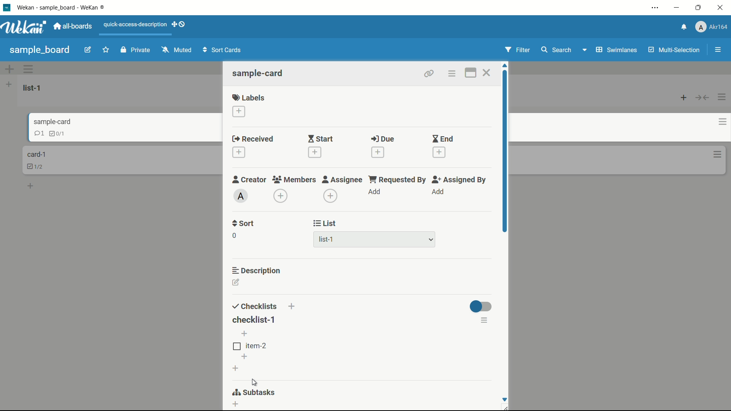 Image resolution: width=731 pixels, height=411 pixels. What do you see at coordinates (60, 7) in the screenshot?
I see `app name` at bounding box center [60, 7].